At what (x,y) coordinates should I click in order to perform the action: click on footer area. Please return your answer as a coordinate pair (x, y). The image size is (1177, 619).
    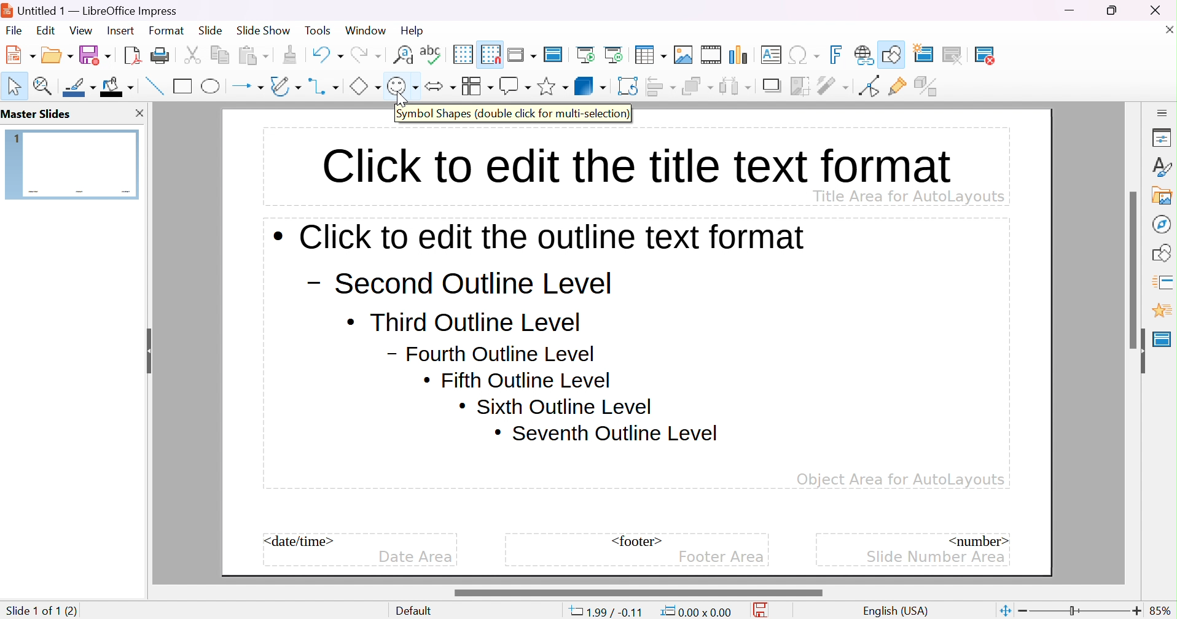
    Looking at the image, I should click on (721, 557).